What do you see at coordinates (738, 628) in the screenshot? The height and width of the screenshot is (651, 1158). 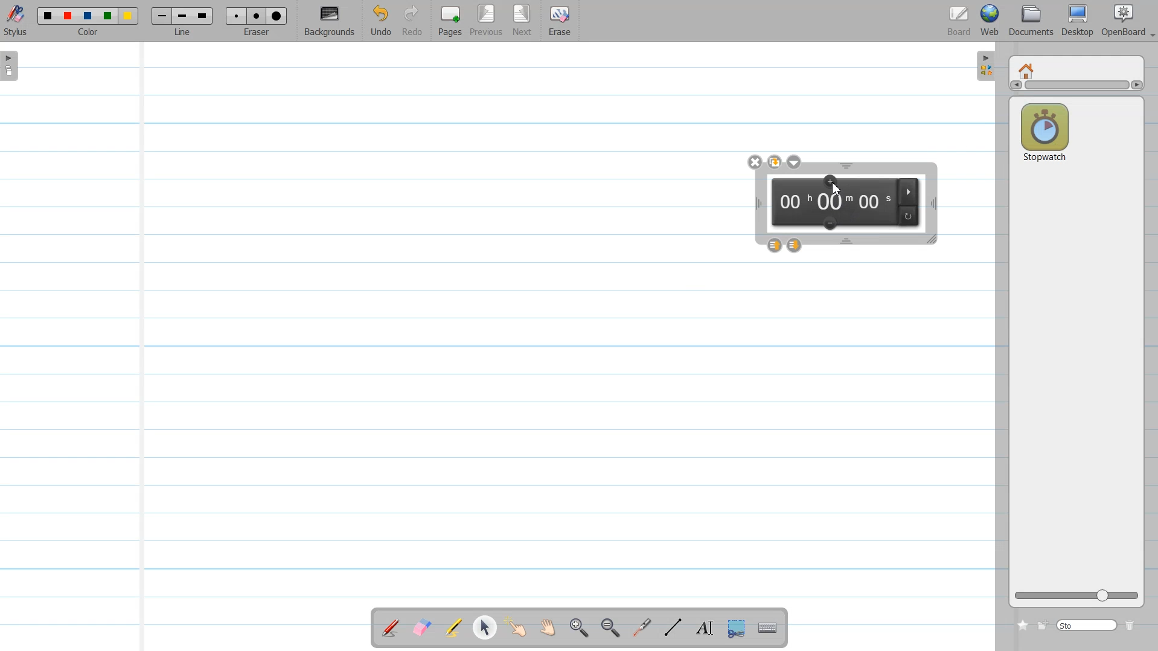 I see `Capture part of the Screen` at bounding box center [738, 628].